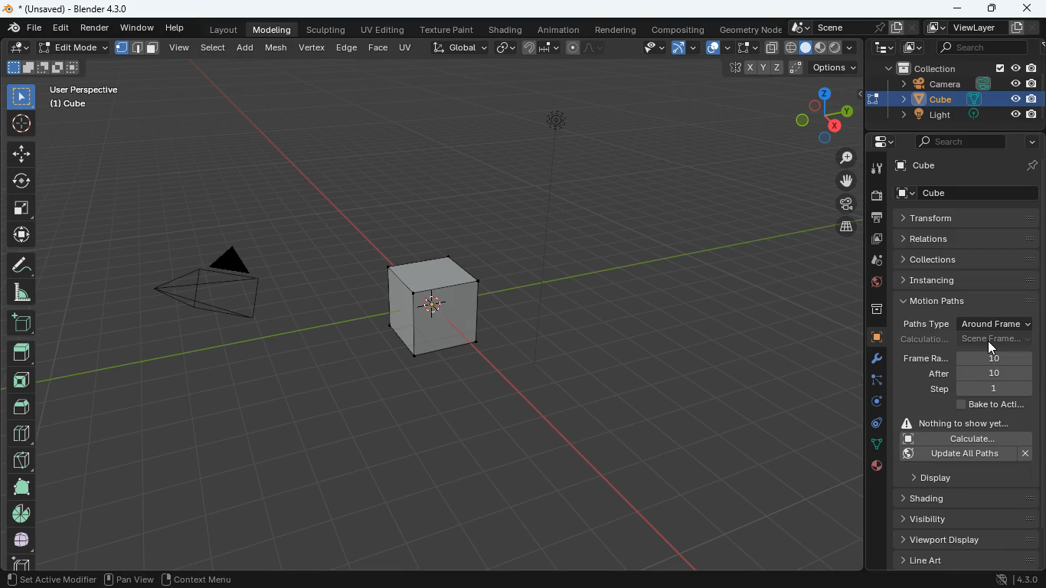  Describe the element at coordinates (965, 560) in the screenshot. I see `Line art` at that location.